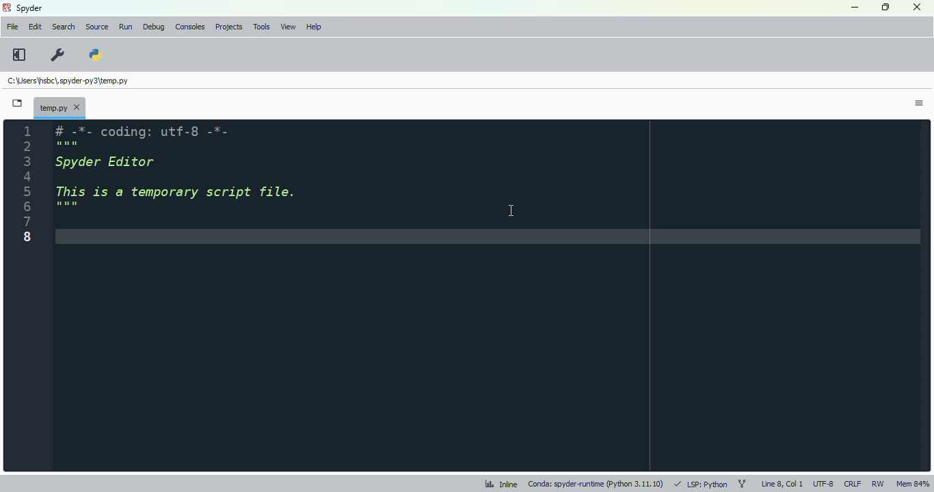 The image size is (934, 492). What do you see at coordinates (782, 483) in the screenshot?
I see `line 8, col 8` at bounding box center [782, 483].